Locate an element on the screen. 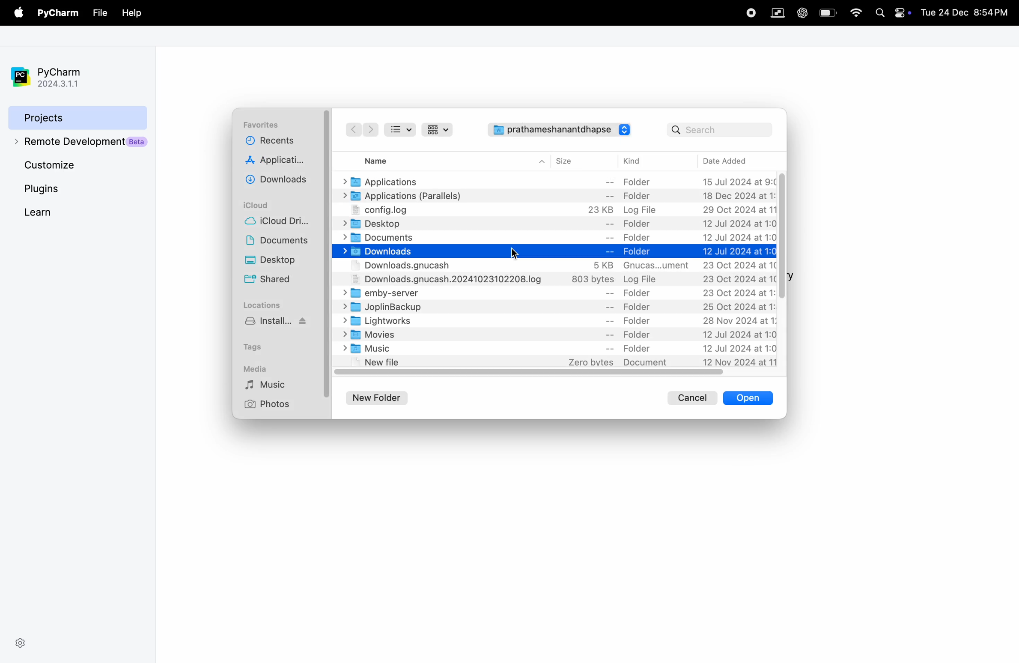 The width and height of the screenshot is (1019, 663). settings is located at coordinates (20, 642).